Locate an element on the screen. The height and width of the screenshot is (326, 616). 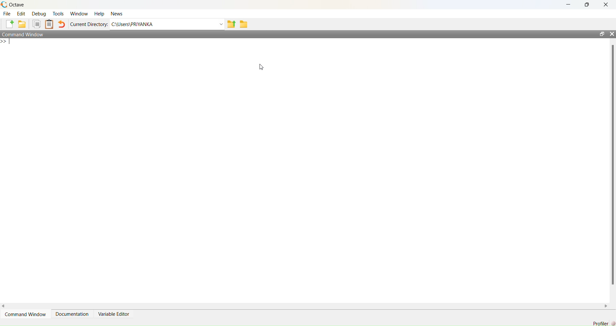
octave is located at coordinates (17, 5).